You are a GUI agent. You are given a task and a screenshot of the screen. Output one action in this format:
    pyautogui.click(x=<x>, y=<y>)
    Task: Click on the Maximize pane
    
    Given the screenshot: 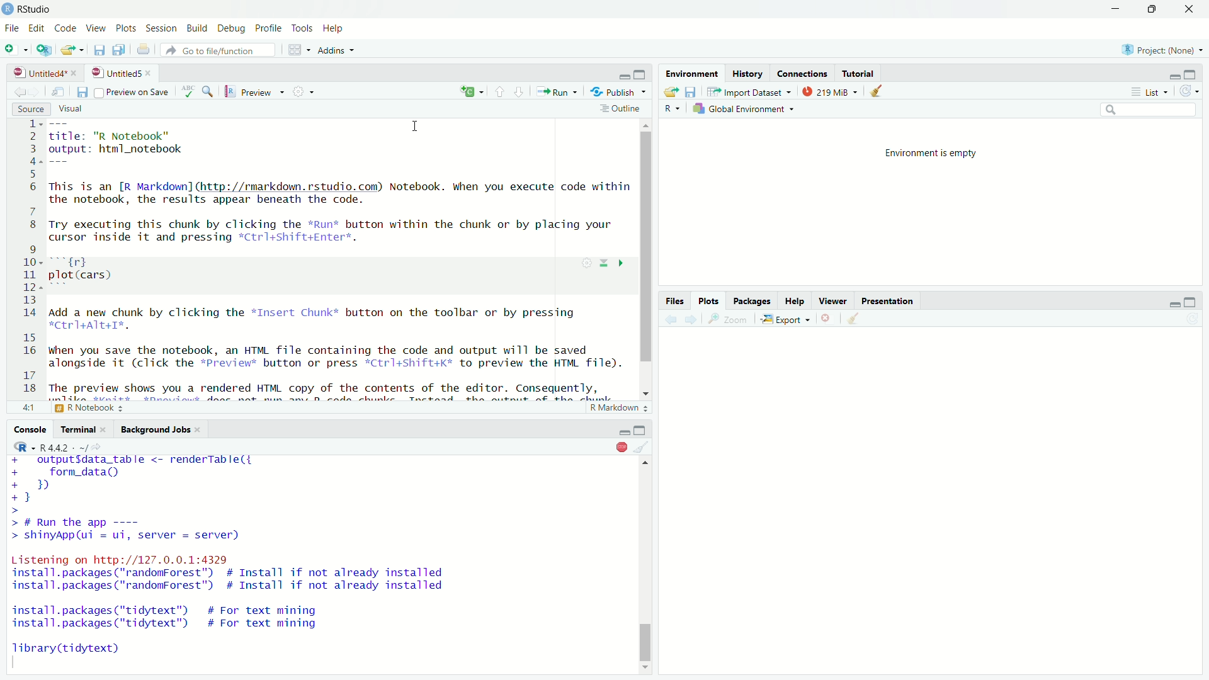 What is the action you would take?
    pyautogui.click(x=1193, y=72)
    